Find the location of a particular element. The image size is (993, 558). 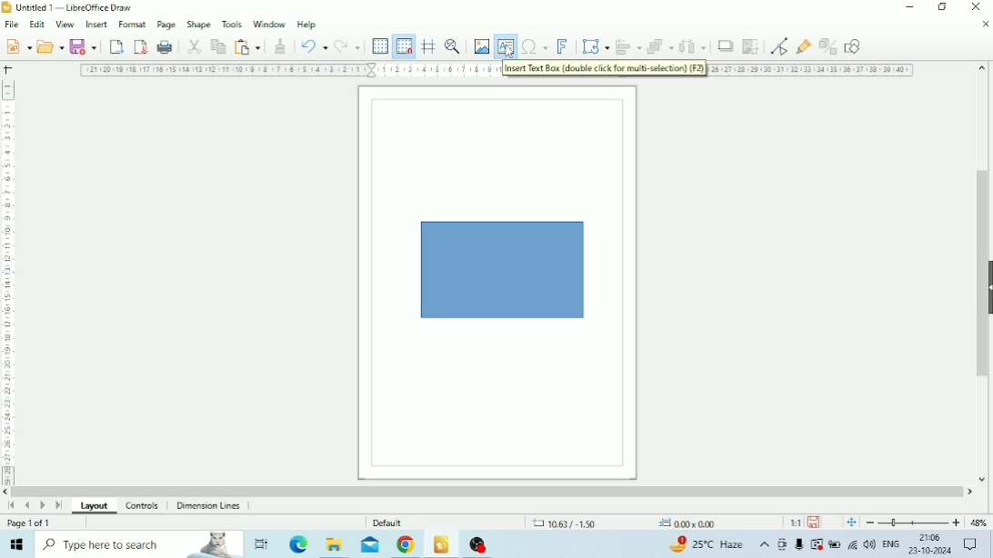

Open is located at coordinates (50, 46).